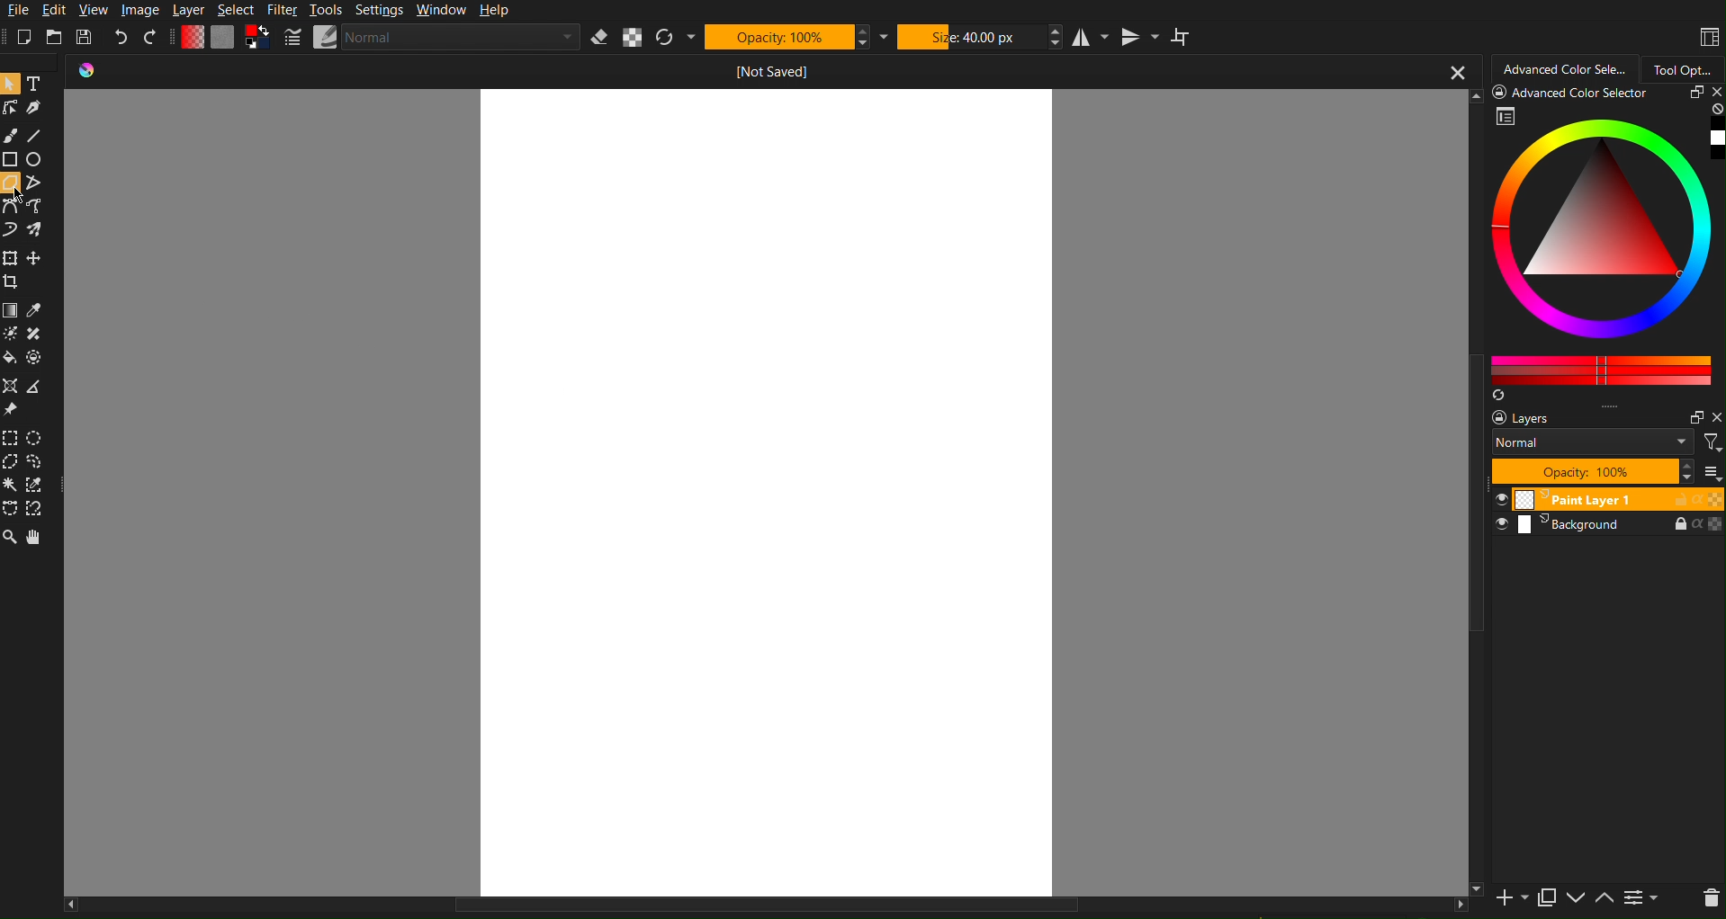 The image size is (1726, 919). What do you see at coordinates (1714, 94) in the screenshot?
I see `close panel` at bounding box center [1714, 94].